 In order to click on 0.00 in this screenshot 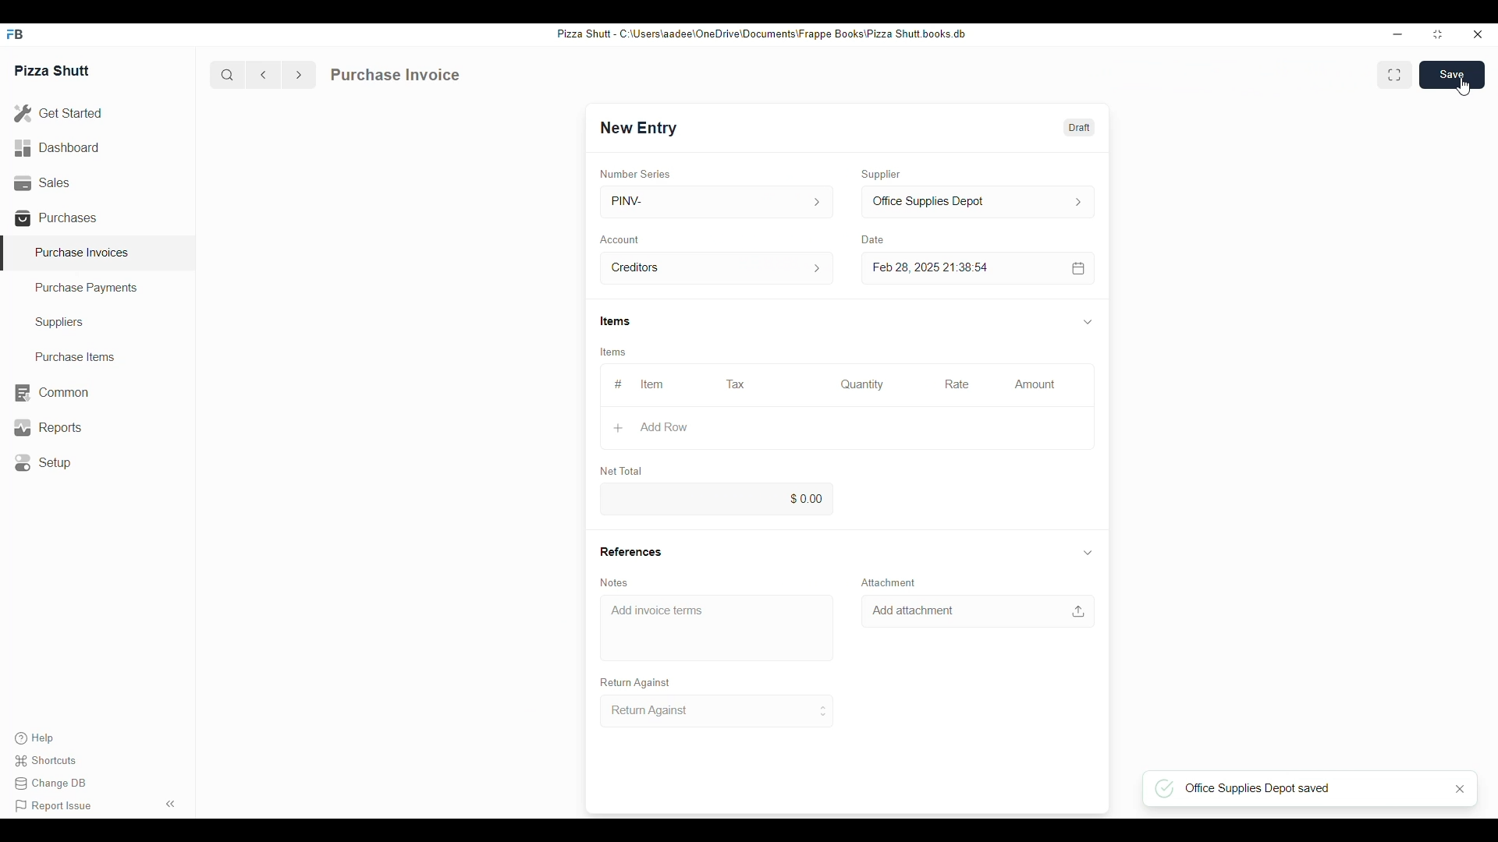, I will do `click(717, 499)`.